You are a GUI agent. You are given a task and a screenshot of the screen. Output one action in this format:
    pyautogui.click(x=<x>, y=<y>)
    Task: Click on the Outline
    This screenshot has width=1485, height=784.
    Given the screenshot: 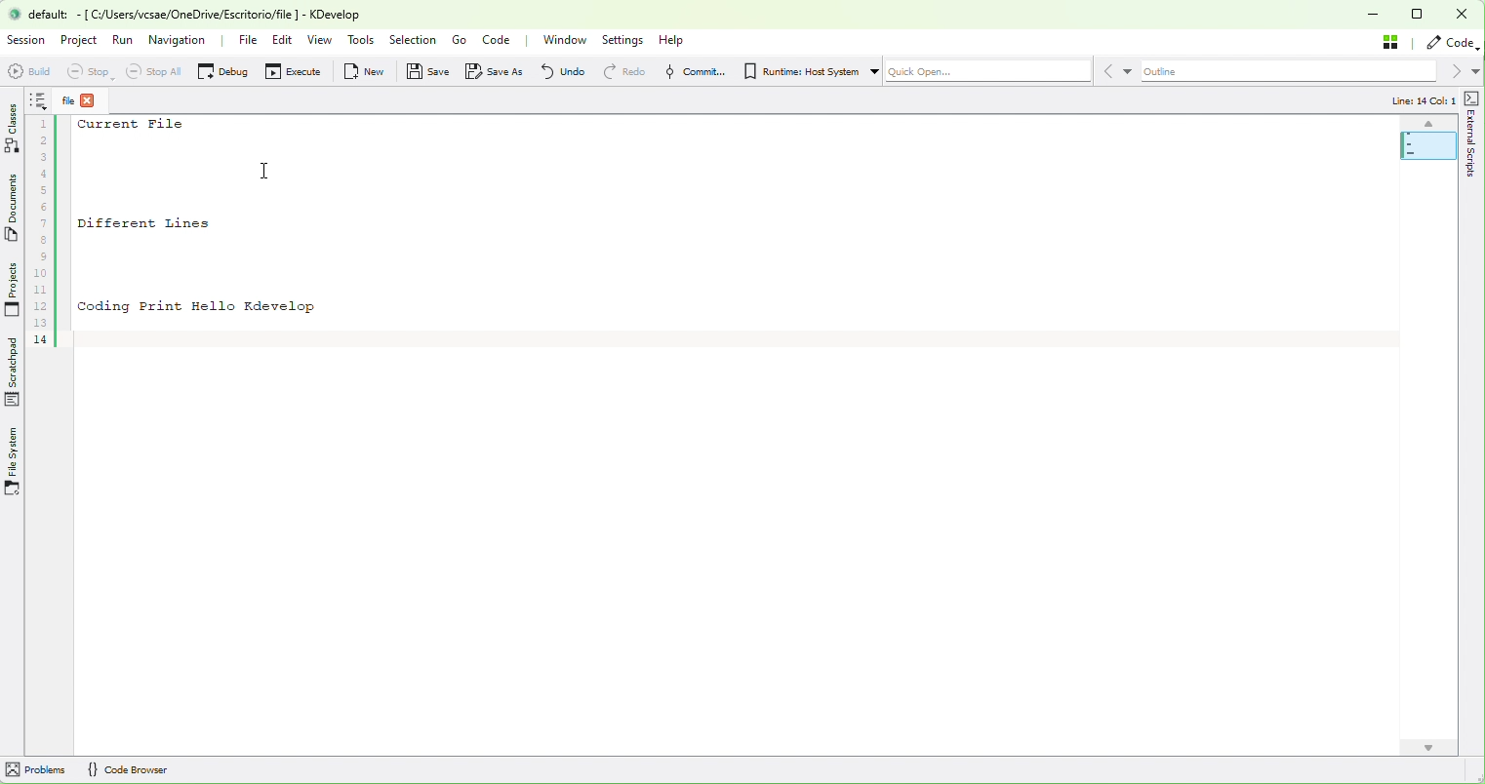 What is the action you would take?
    pyautogui.click(x=1310, y=71)
    